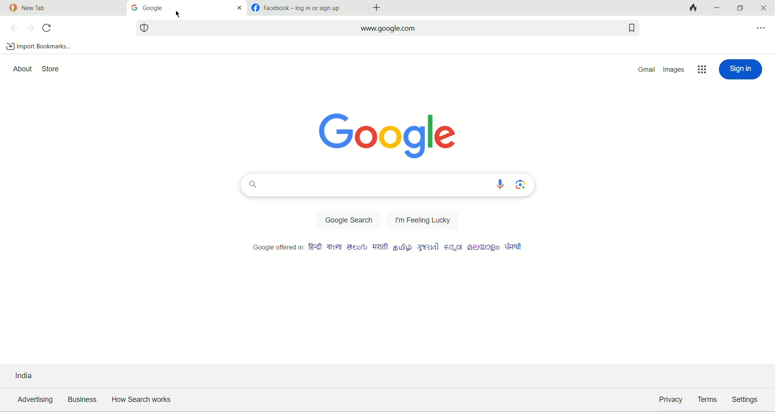 The height and width of the screenshot is (412, 775). Describe the element at coordinates (62, 8) in the screenshot. I see `tab1` at that location.